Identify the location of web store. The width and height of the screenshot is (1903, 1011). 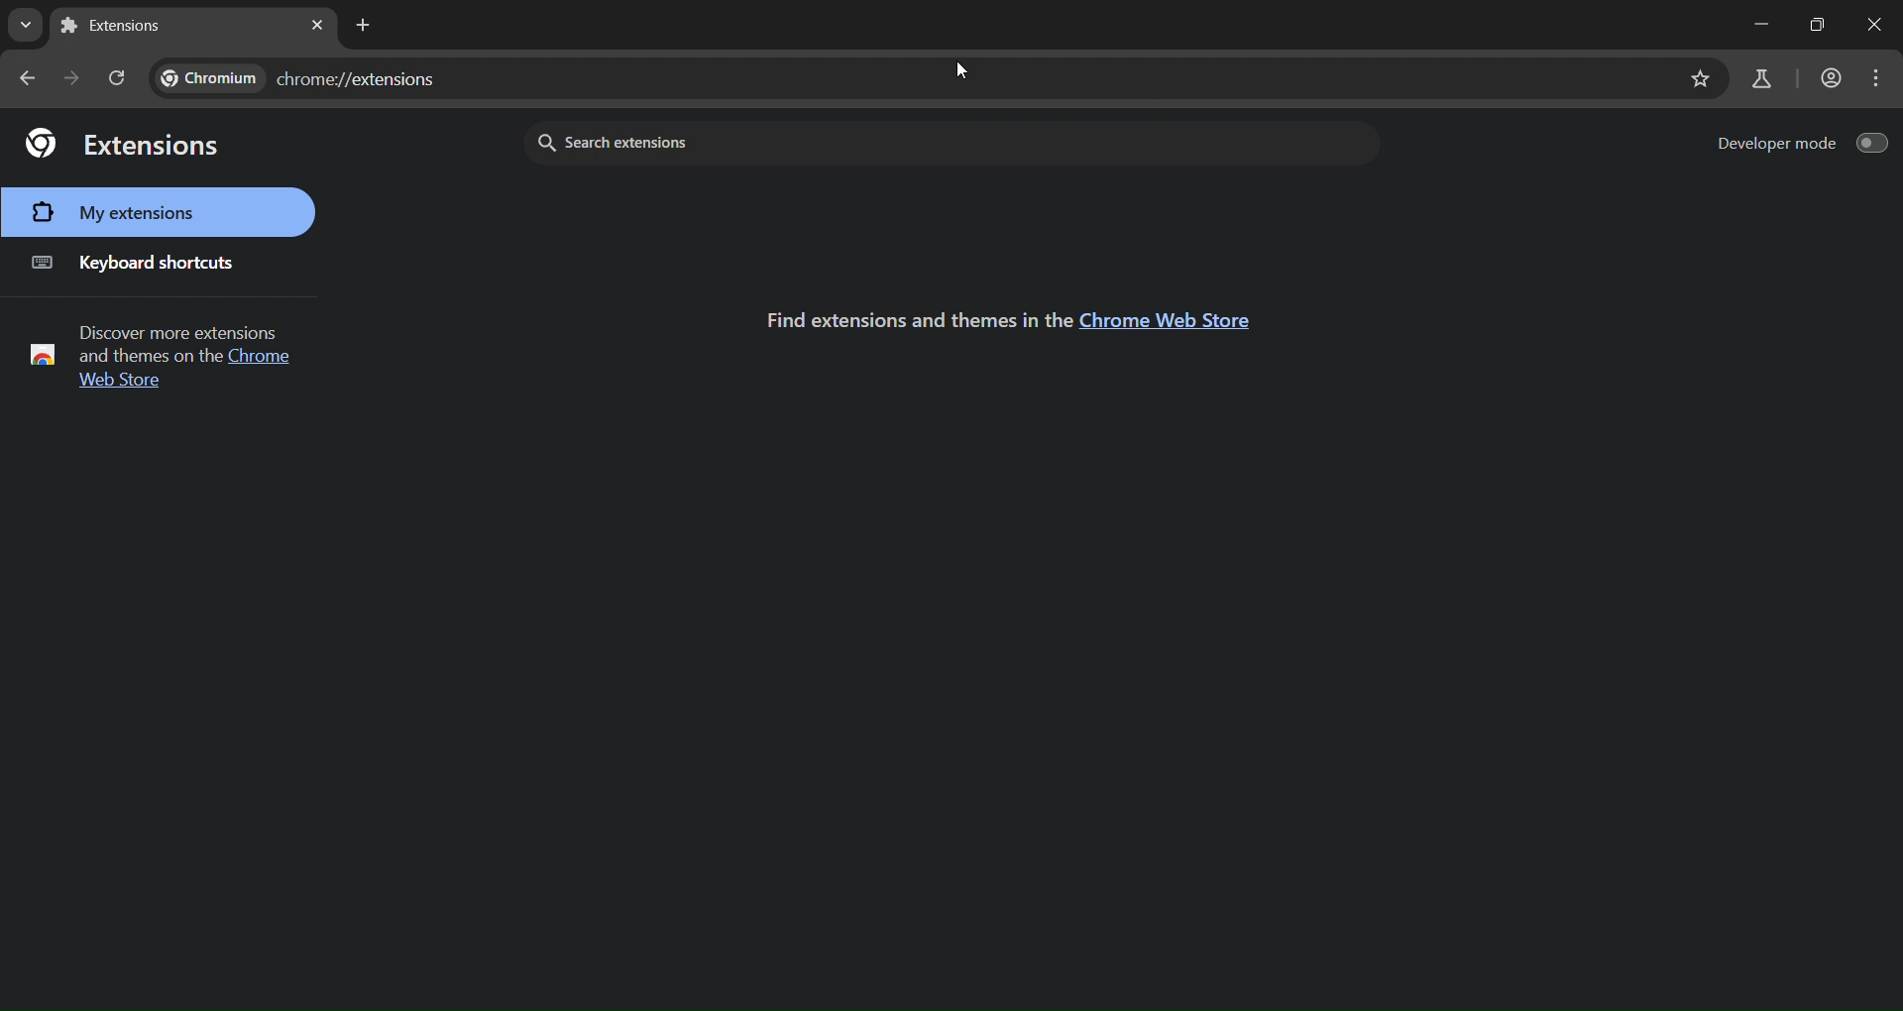
(114, 384).